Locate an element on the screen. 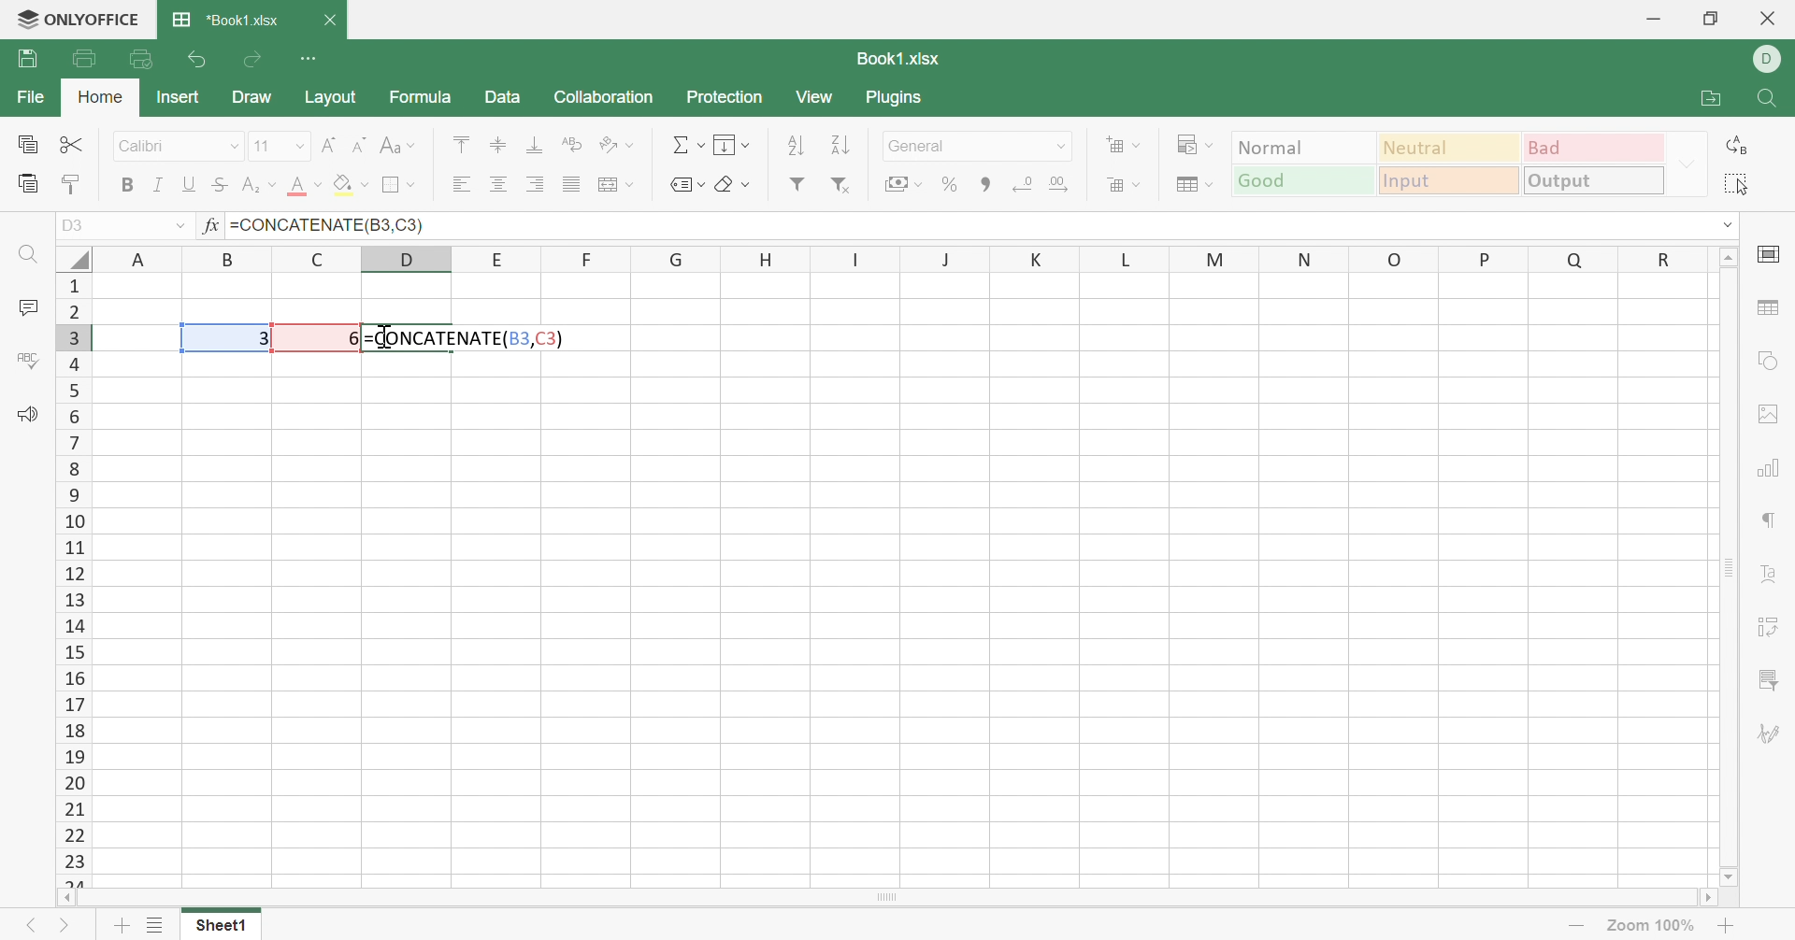  Merge & center is located at coordinates (612, 187).